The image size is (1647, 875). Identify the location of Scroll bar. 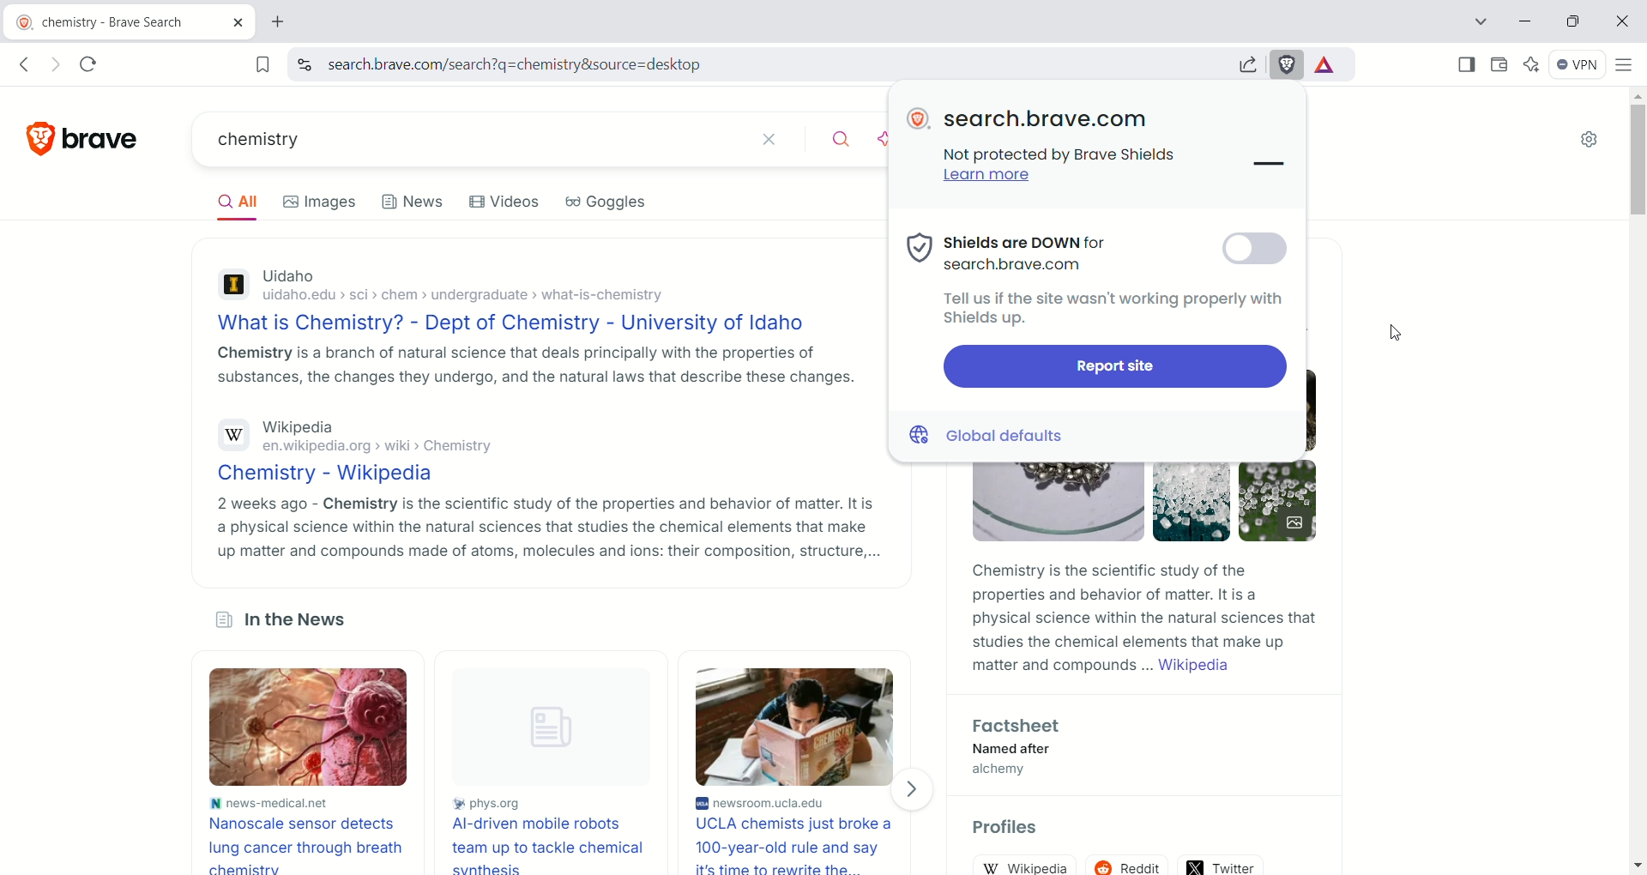
(1638, 158).